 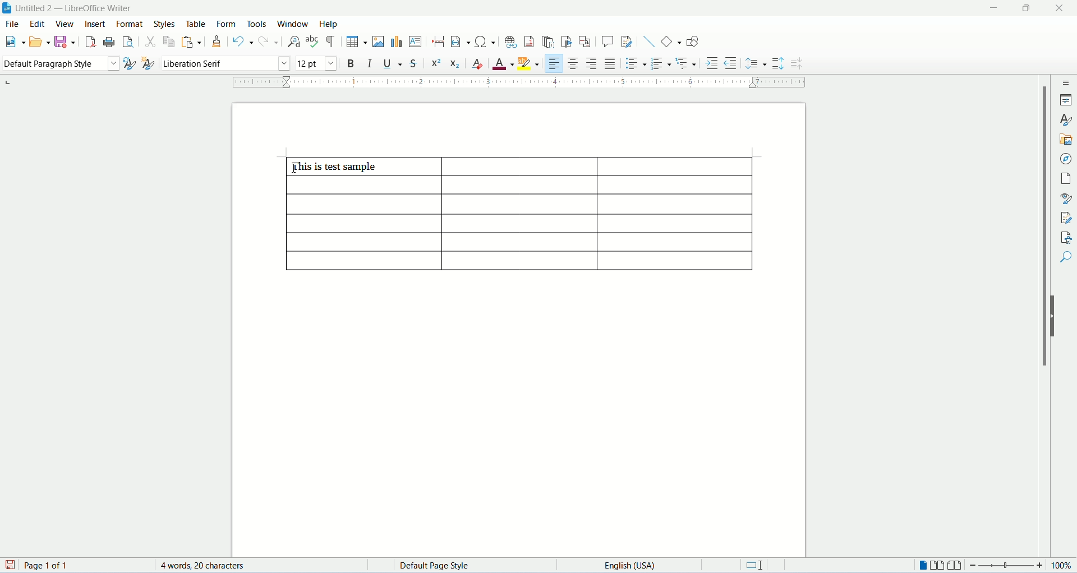 I want to click on edit, so click(x=38, y=24).